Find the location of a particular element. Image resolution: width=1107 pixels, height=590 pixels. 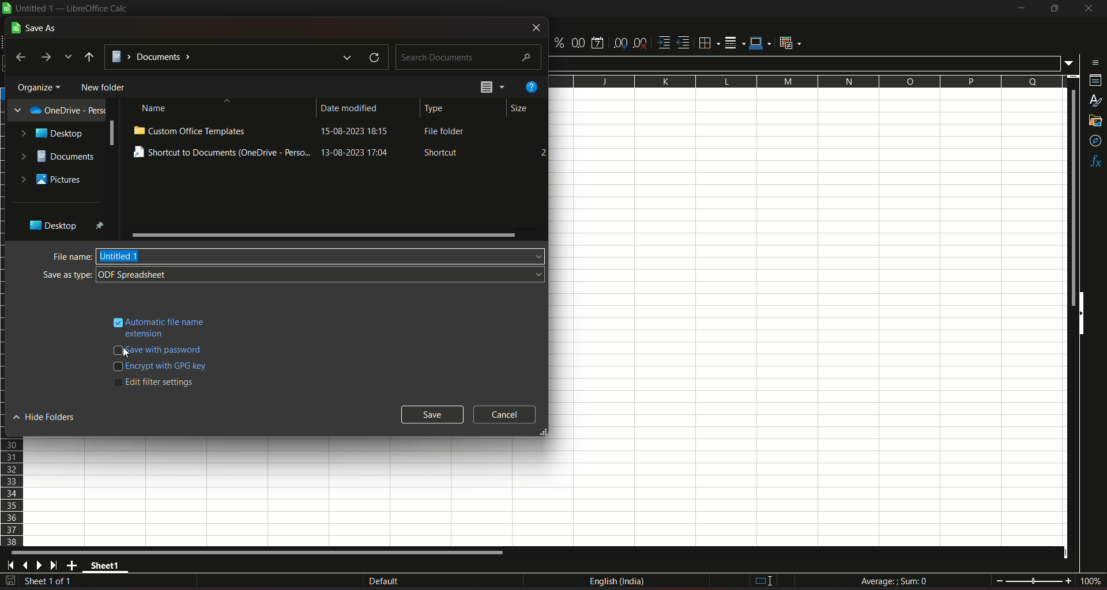

new folder is located at coordinates (104, 87).